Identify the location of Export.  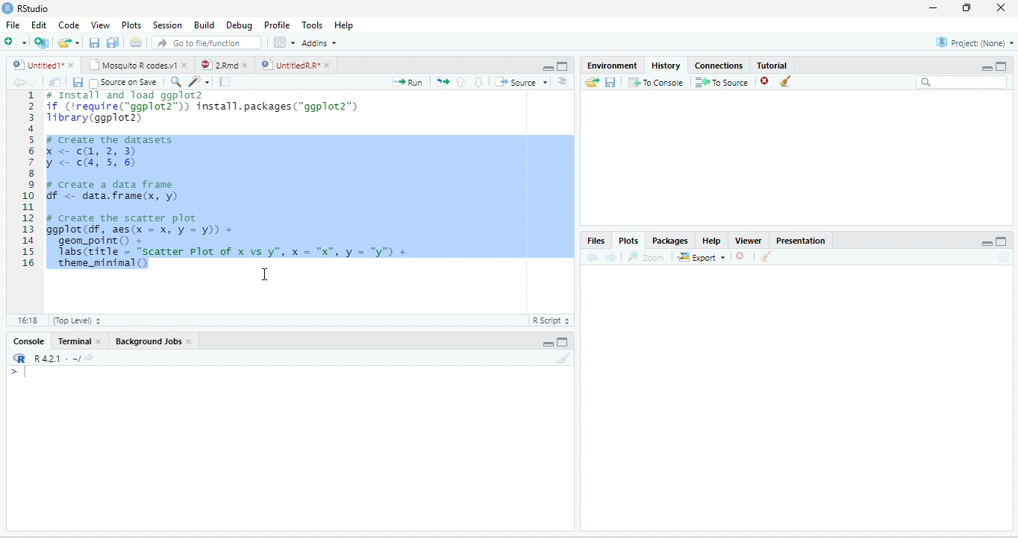
(701, 257).